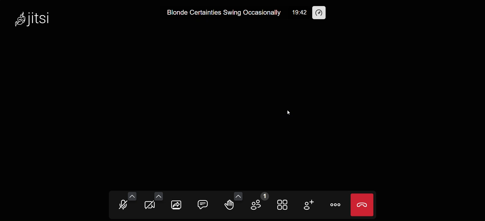 The image size is (485, 221). What do you see at coordinates (238, 195) in the screenshot?
I see `more emoji` at bounding box center [238, 195].